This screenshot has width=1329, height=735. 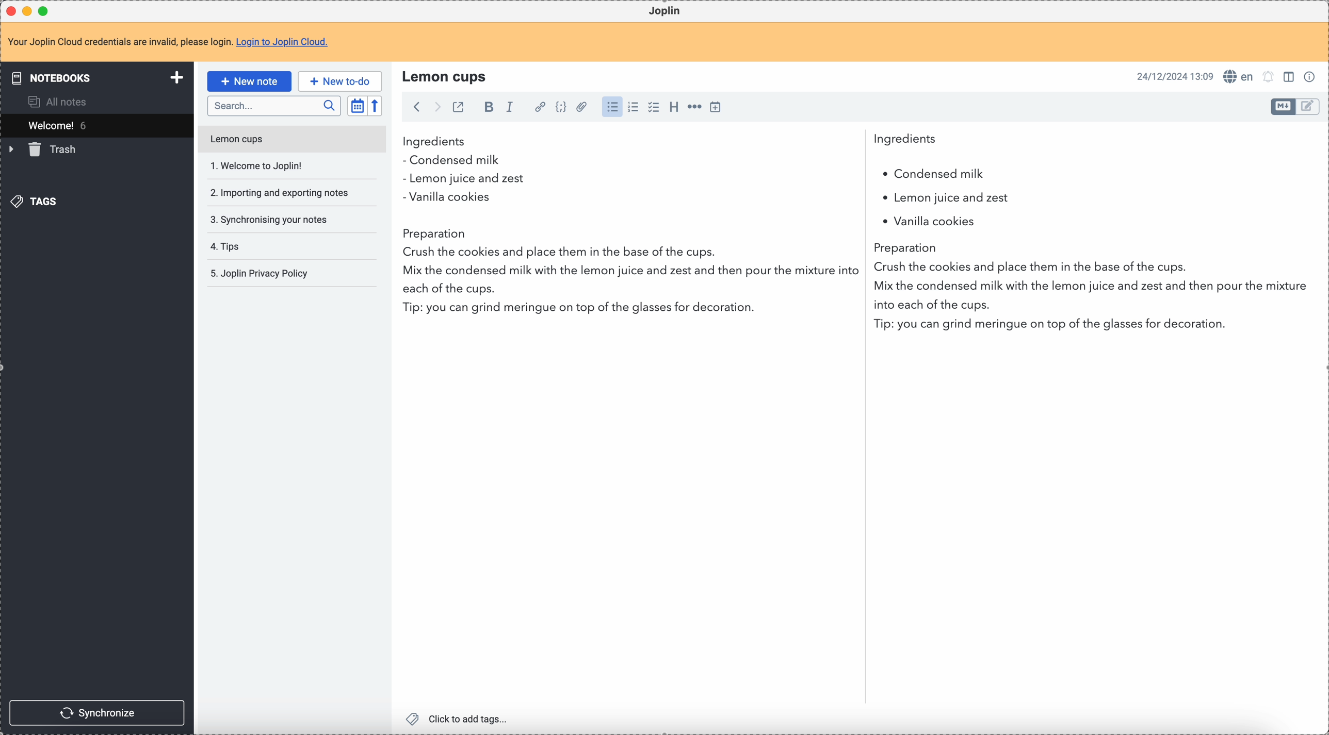 I want to click on code, so click(x=561, y=108).